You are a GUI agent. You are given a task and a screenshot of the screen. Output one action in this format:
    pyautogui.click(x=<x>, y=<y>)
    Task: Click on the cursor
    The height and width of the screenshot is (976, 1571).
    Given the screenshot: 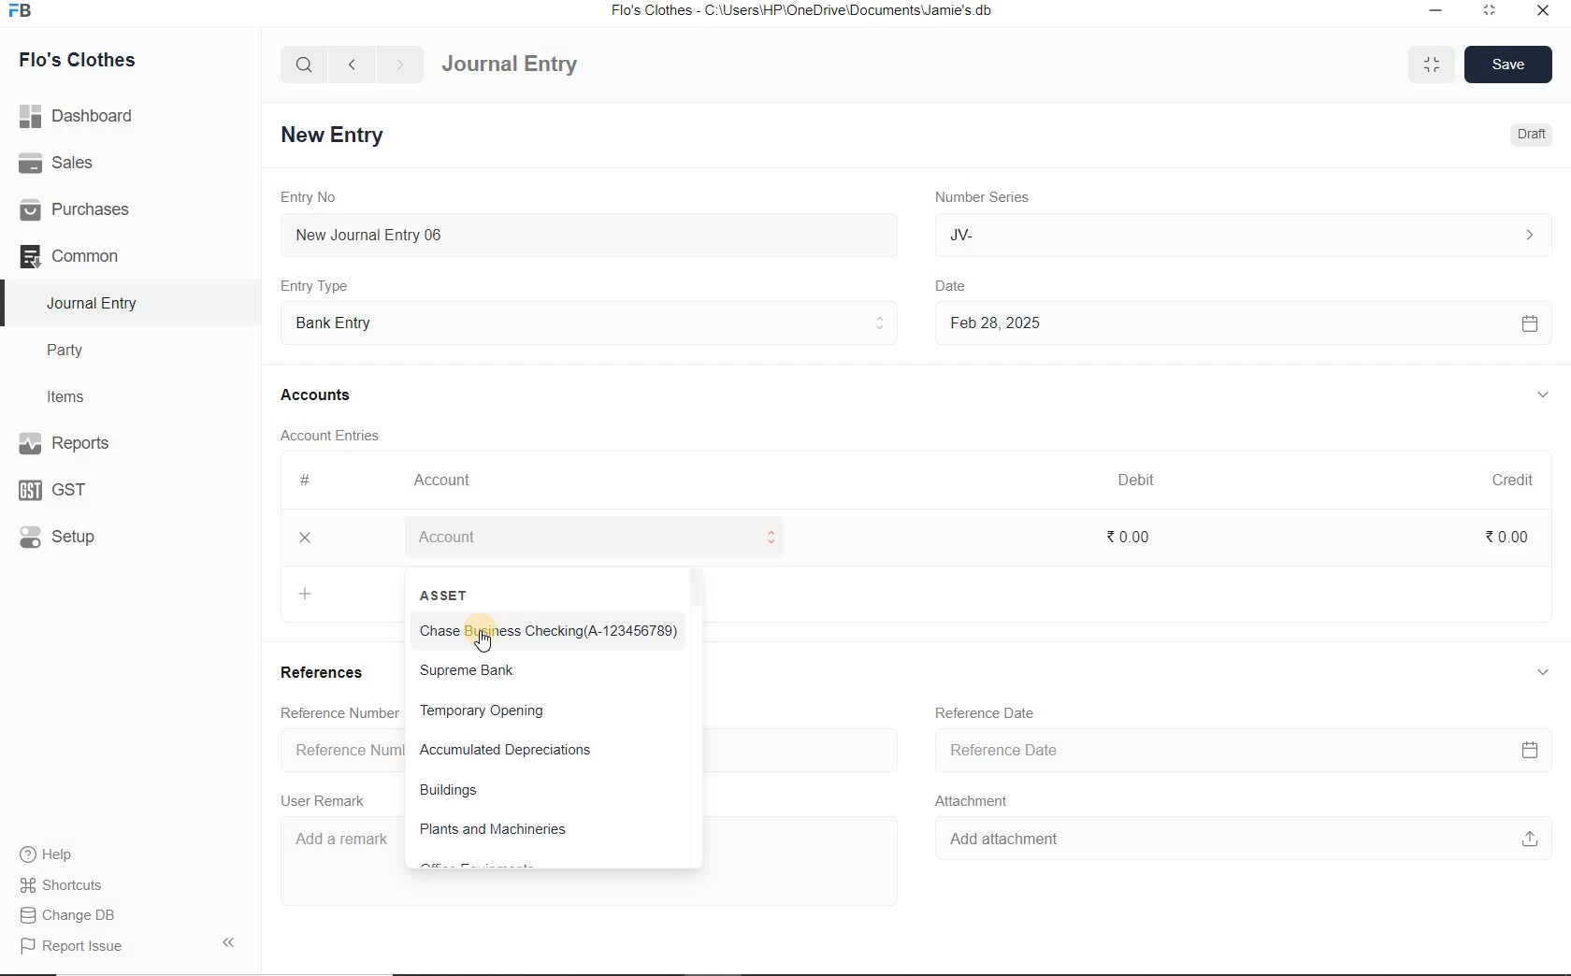 What is the action you would take?
    pyautogui.click(x=490, y=645)
    